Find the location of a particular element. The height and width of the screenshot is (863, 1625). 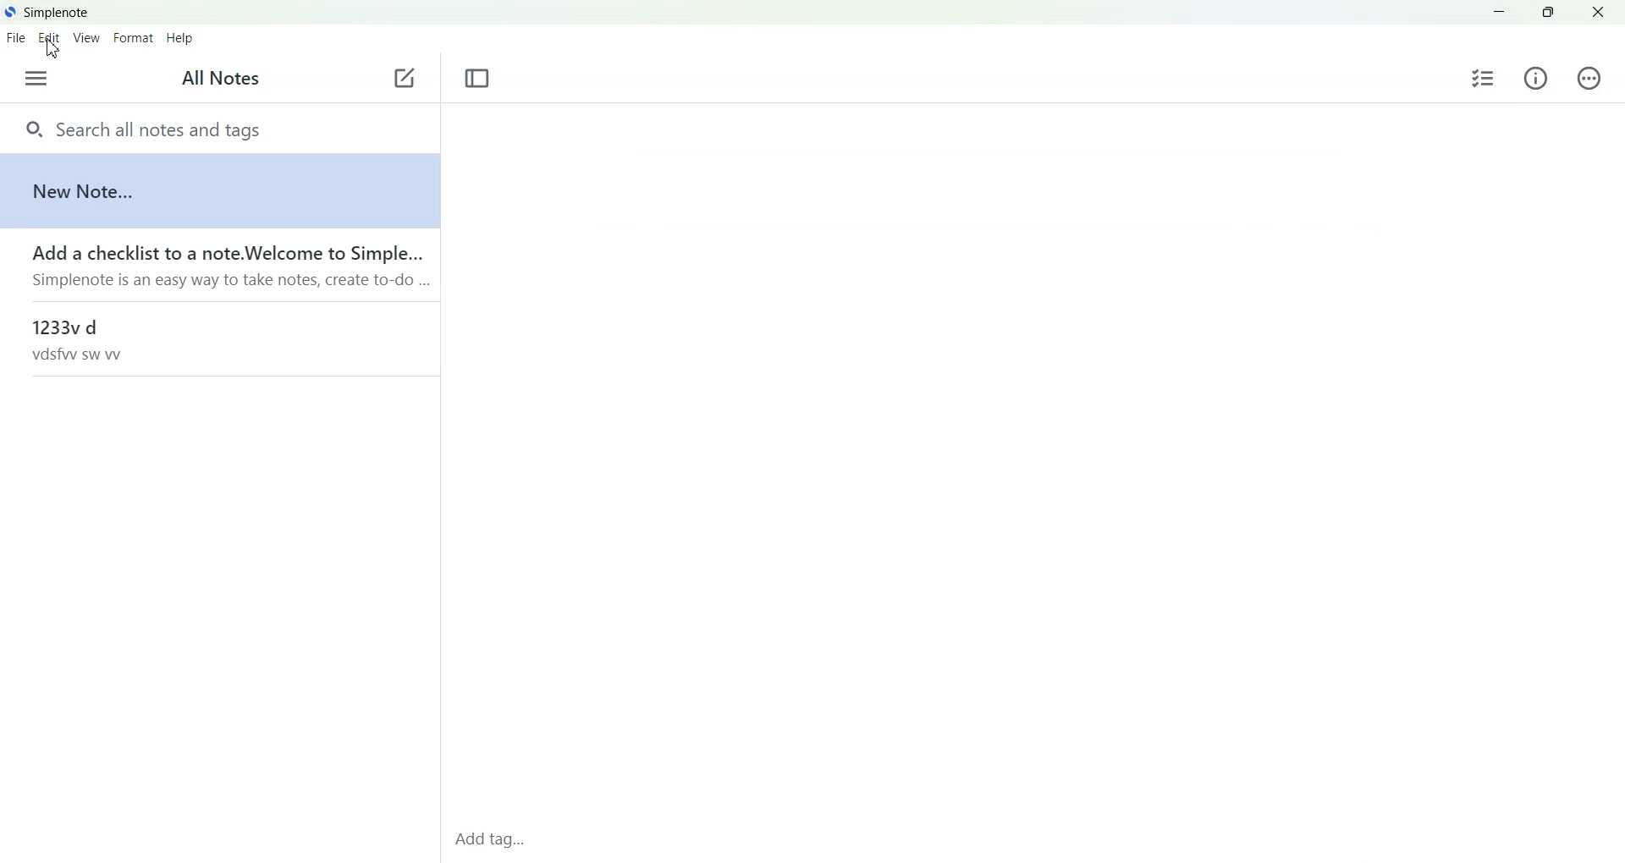

Format is located at coordinates (132, 39).